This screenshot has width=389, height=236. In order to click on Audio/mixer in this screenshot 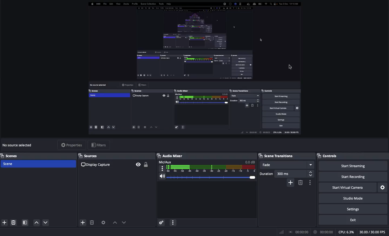, I will do `click(205, 155)`.